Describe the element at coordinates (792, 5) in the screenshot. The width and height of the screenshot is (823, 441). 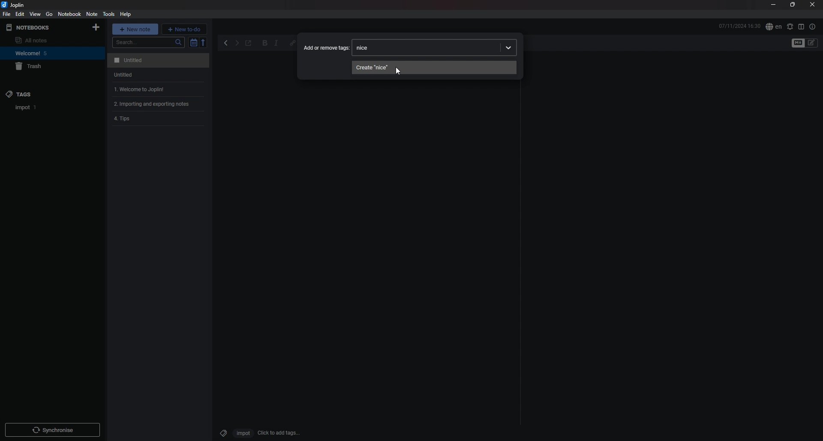
I see `resize` at that location.